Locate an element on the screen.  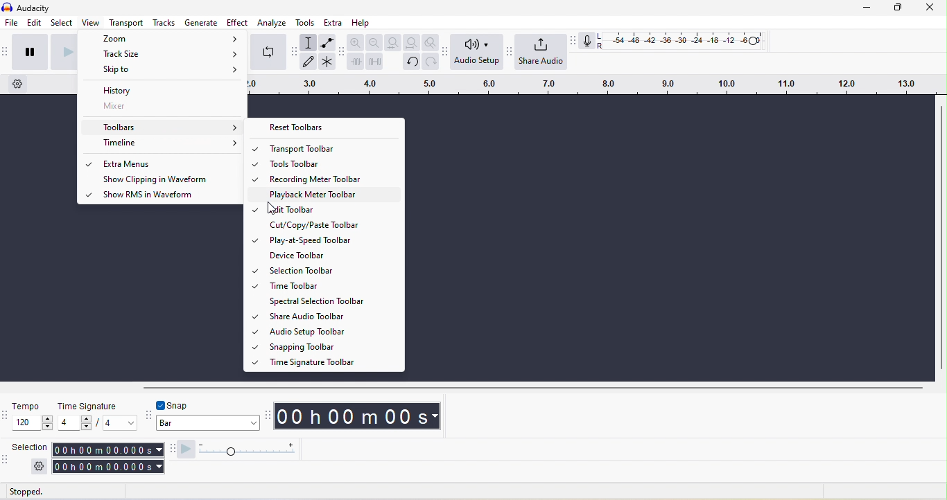
recording meter toolbar is located at coordinates (573, 41).